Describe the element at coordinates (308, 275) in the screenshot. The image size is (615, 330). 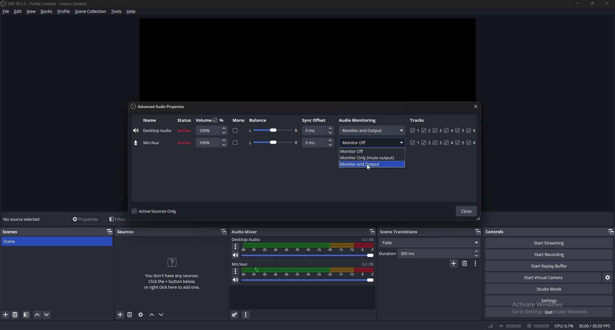
I see `volume adjust` at that location.